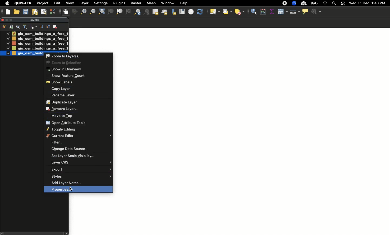  What do you see at coordinates (82, 12) in the screenshot?
I see `Zoom out` at bounding box center [82, 12].